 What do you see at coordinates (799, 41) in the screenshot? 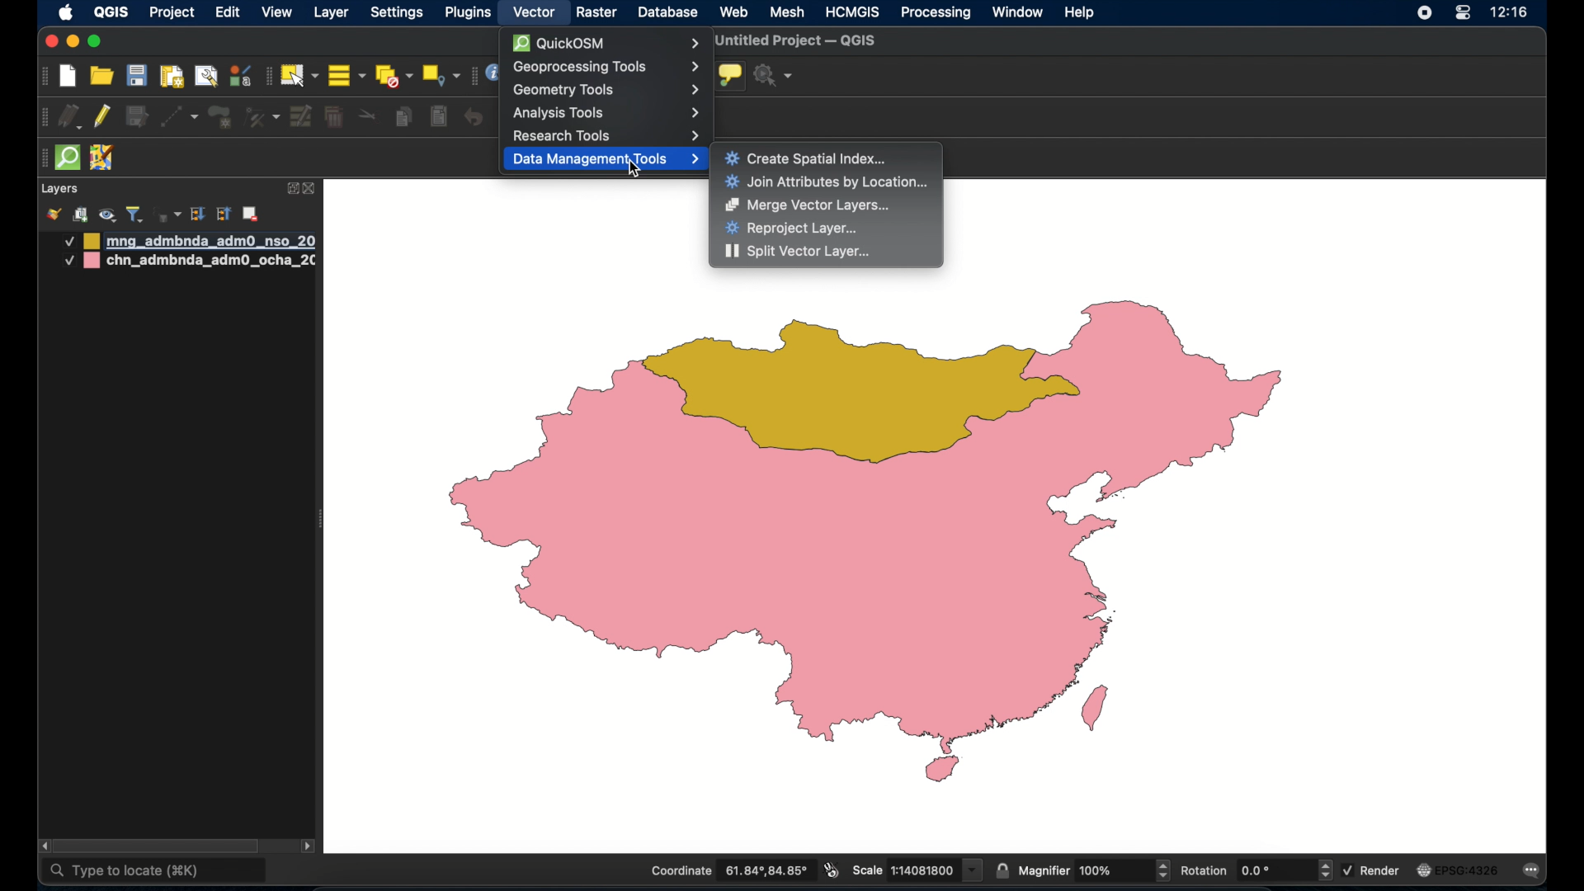
I see `untitled project - QGIS` at bounding box center [799, 41].